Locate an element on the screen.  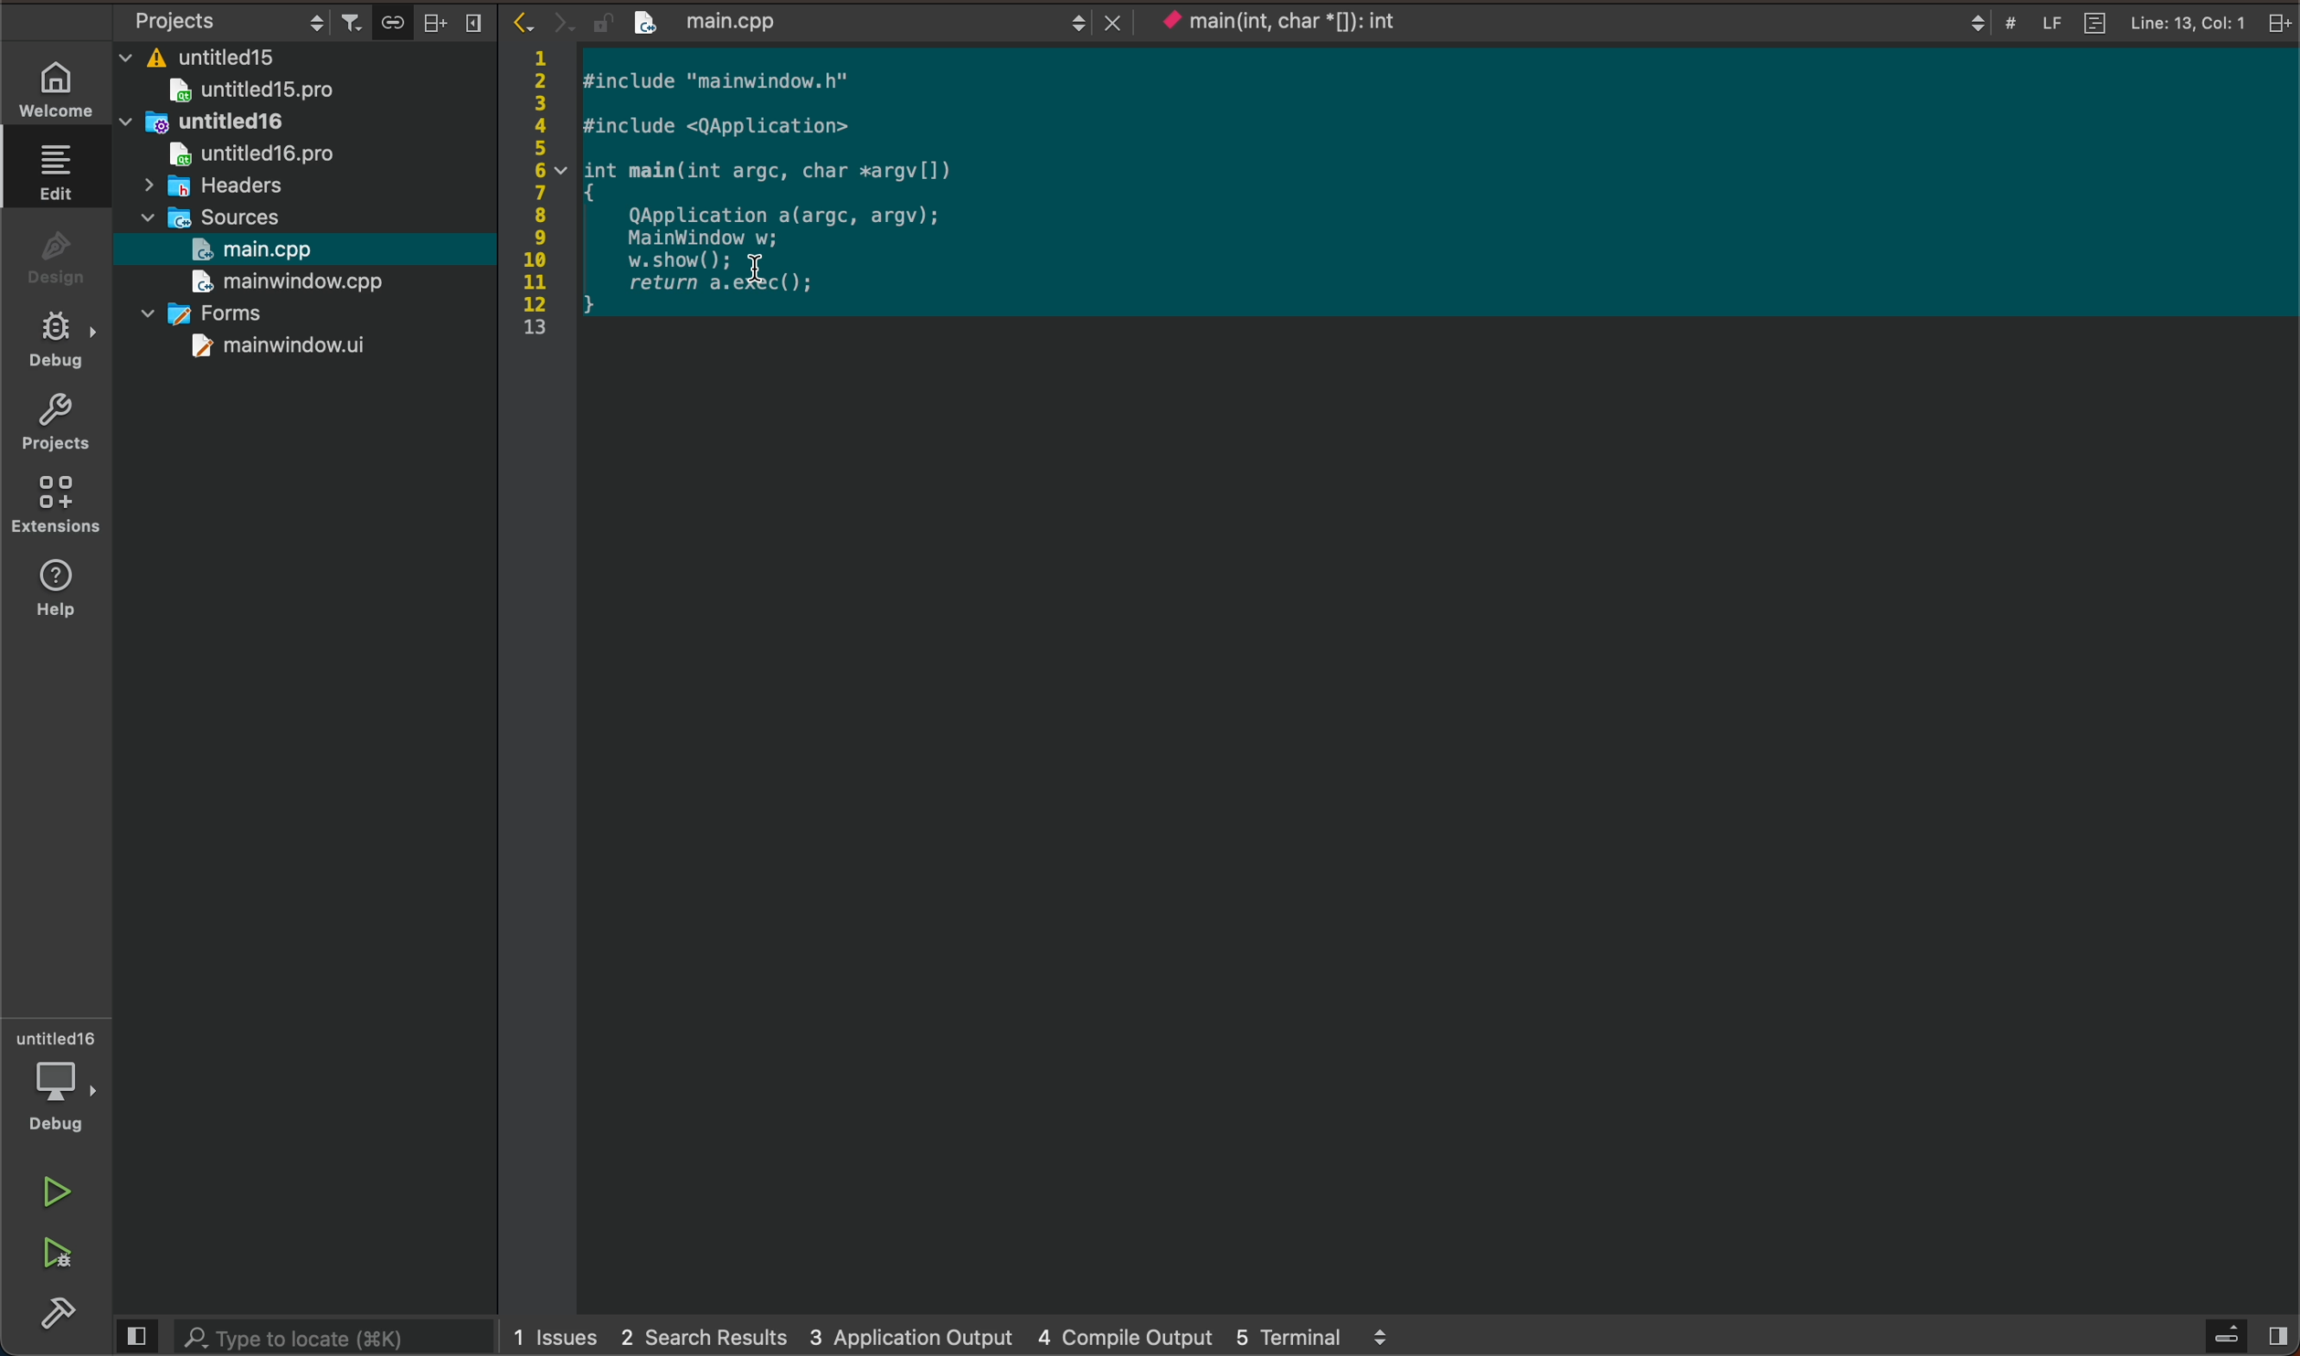
debug is located at coordinates (56, 342).